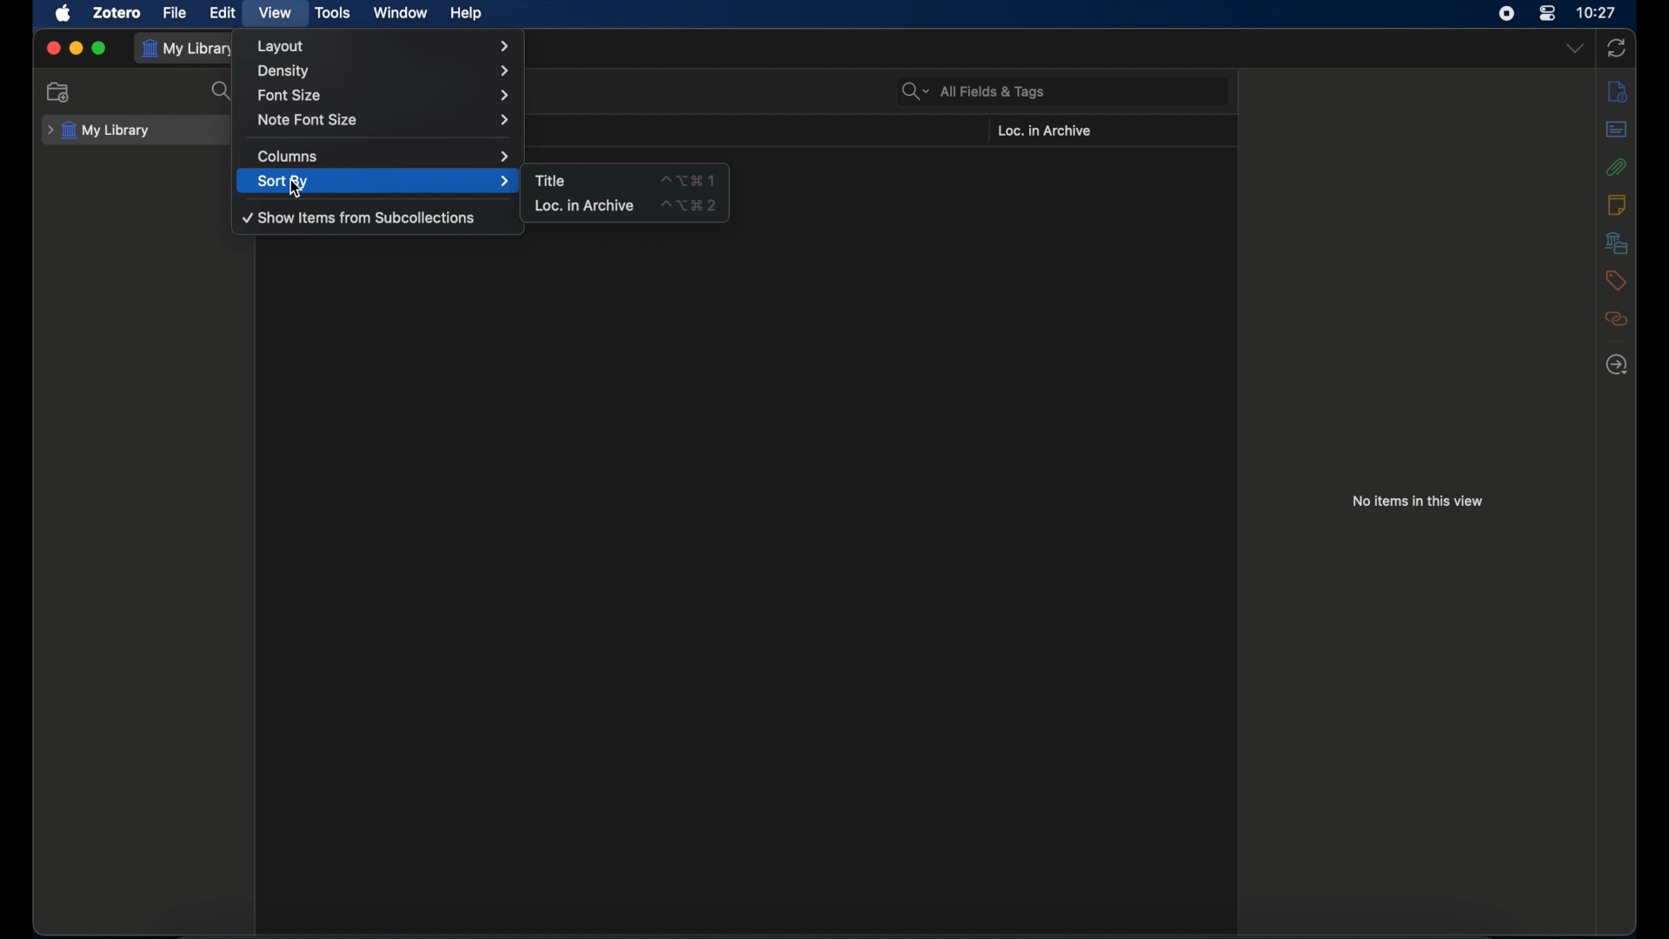 The height and width of the screenshot is (939, 1669). What do you see at coordinates (1618, 319) in the screenshot?
I see `related` at bounding box center [1618, 319].